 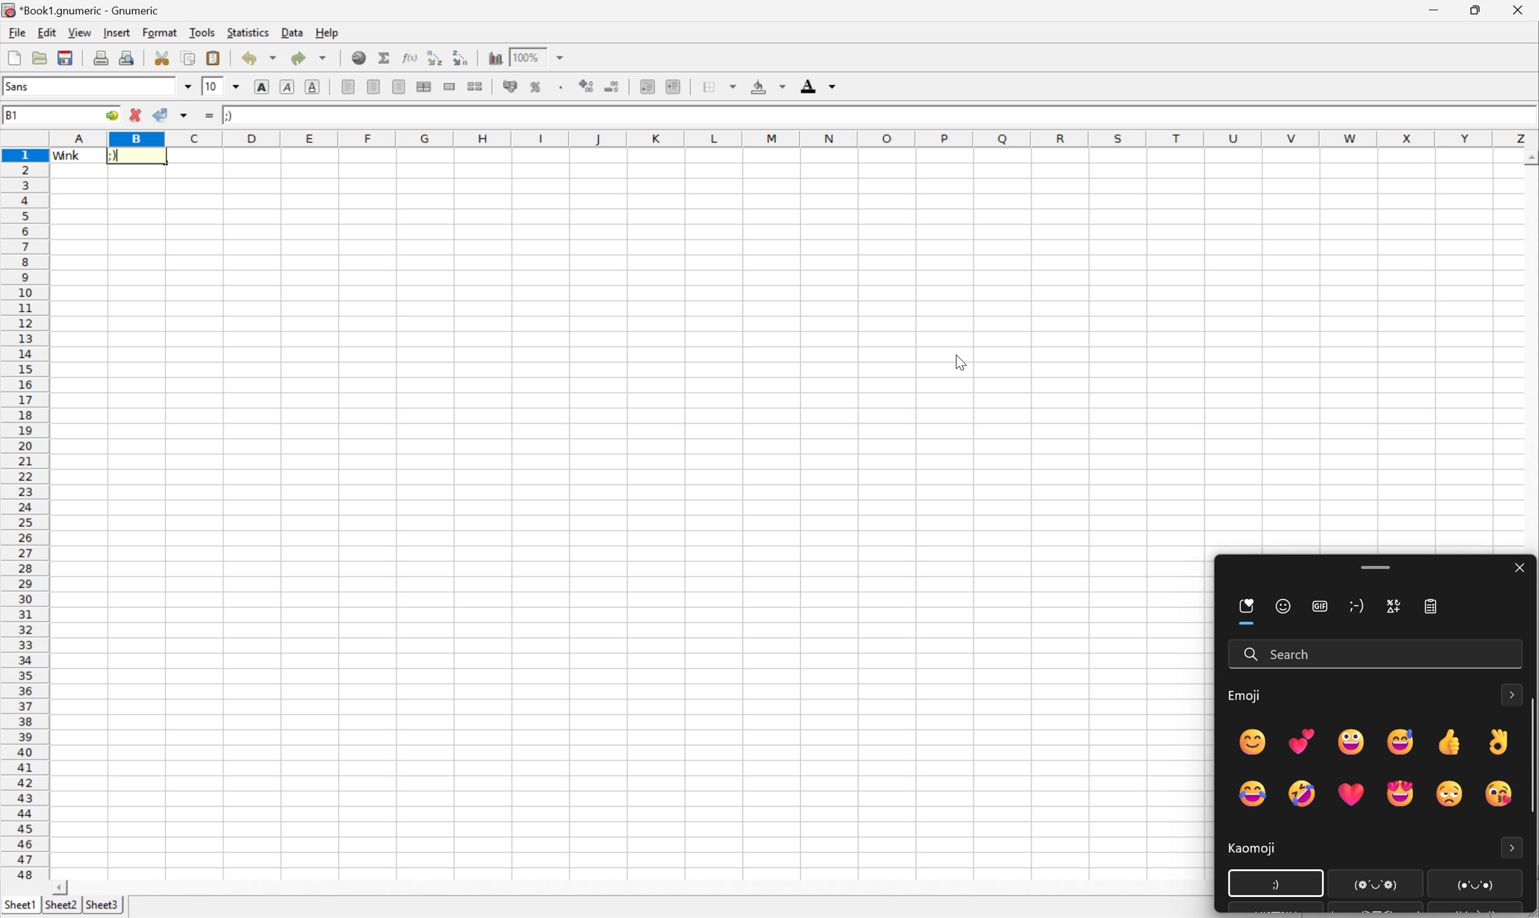 What do you see at coordinates (1518, 12) in the screenshot?
I see `close` at bounding box center [1518, 12].